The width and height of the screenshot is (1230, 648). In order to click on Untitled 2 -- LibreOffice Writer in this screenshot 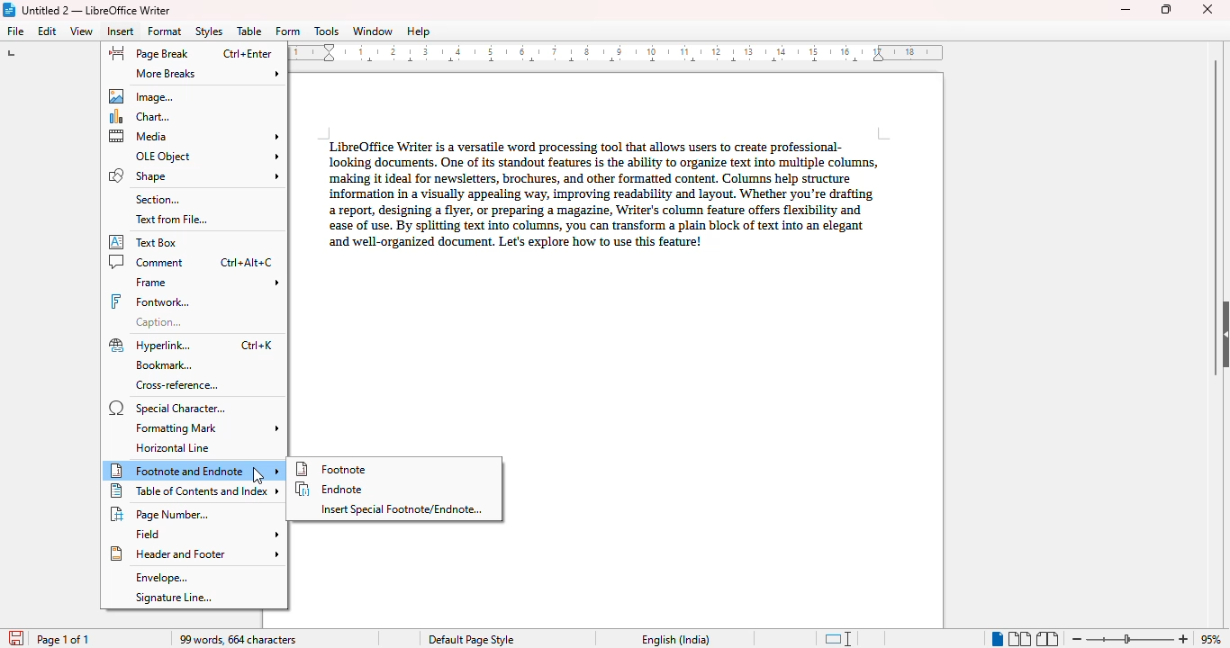, I will do `click(98, 10)`.